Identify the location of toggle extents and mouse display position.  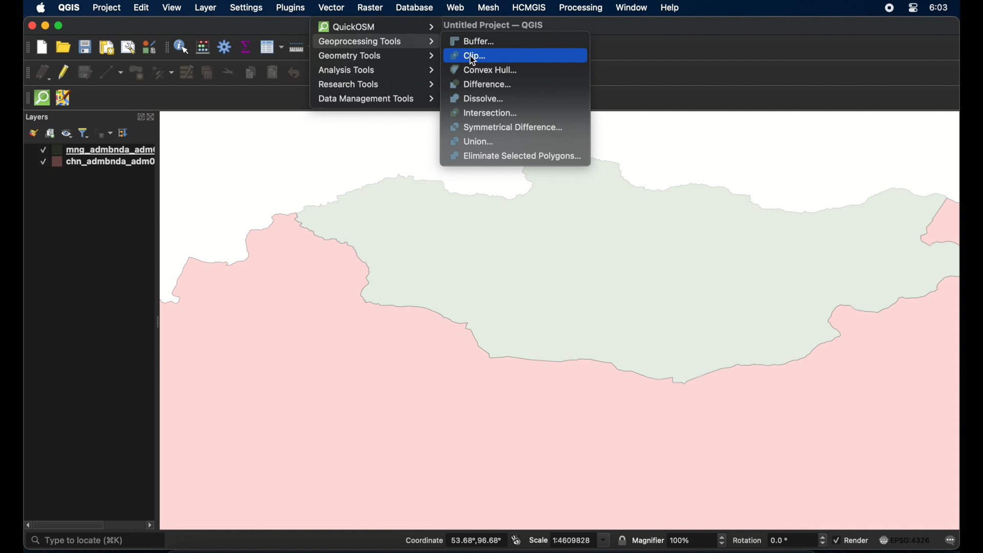
(516, 540).